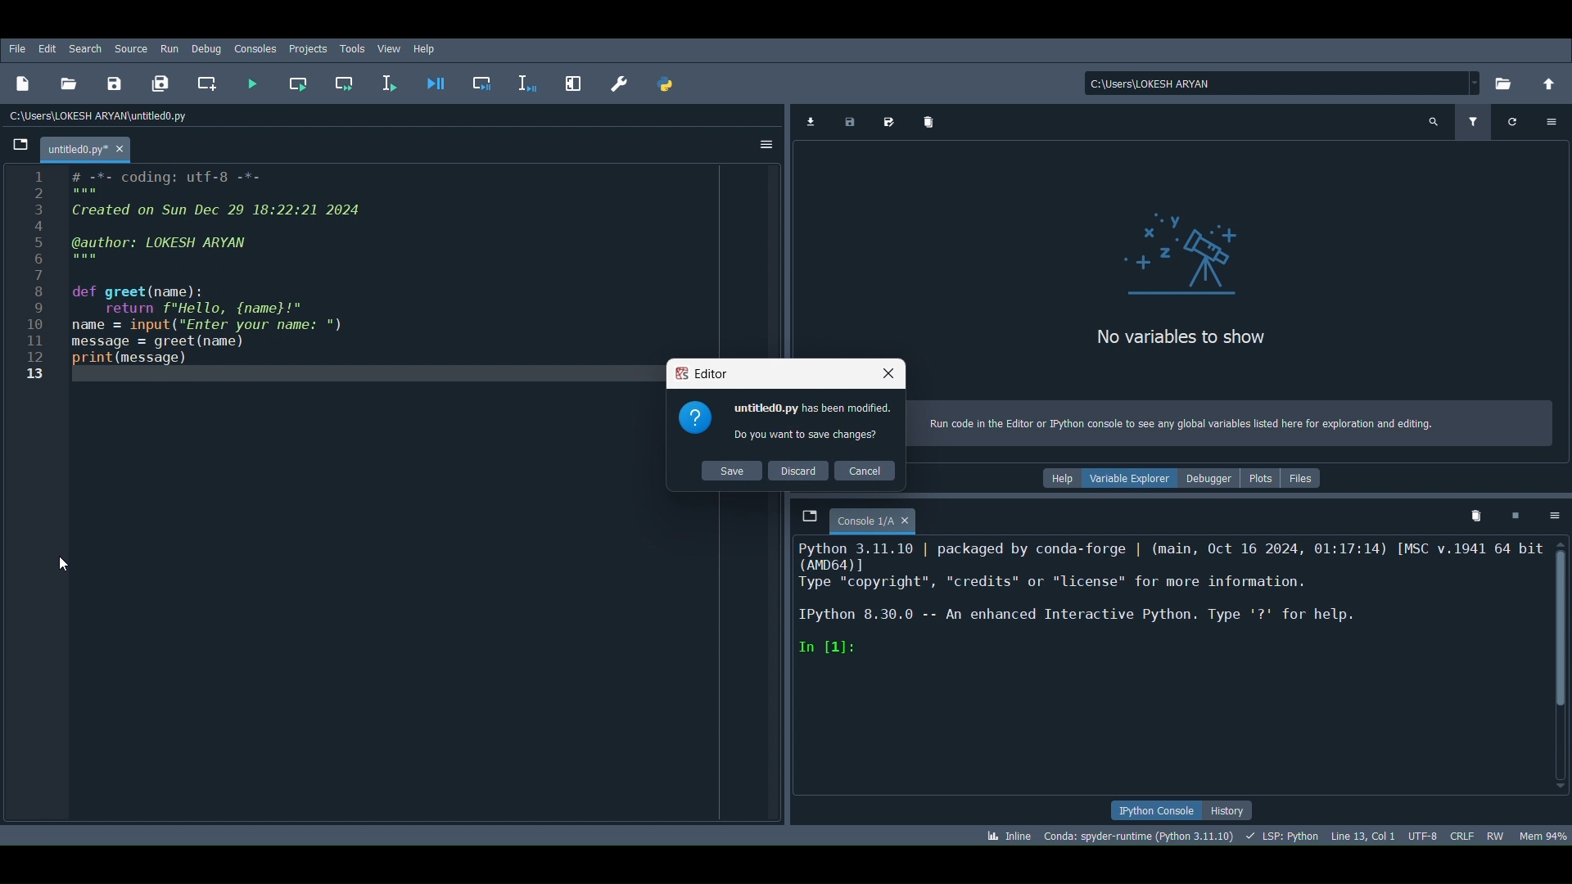  What do you see at coordinates (51, 45) in the screenshot?
I see `Edit` at bounding box center [51, 45].